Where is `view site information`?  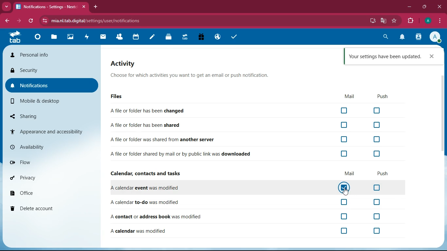
view site information is located at coordinates (44, 21).